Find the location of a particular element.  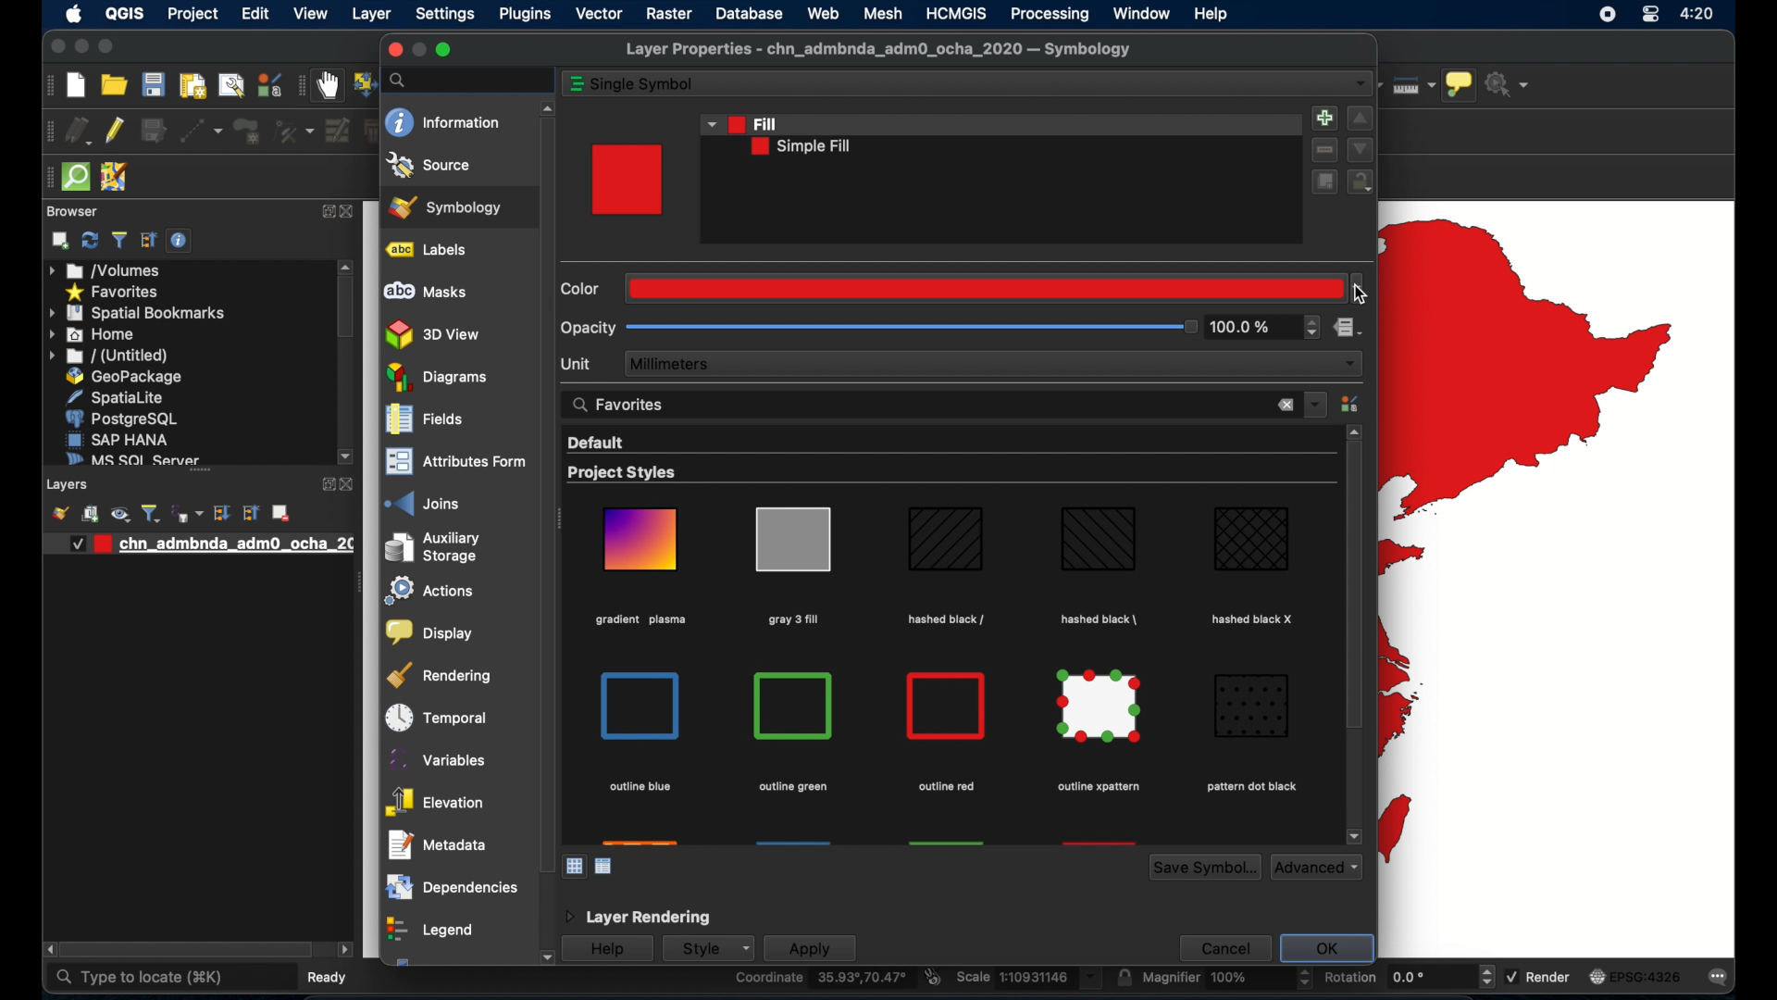

scroll left arrow is located at coordinates (345, 950).